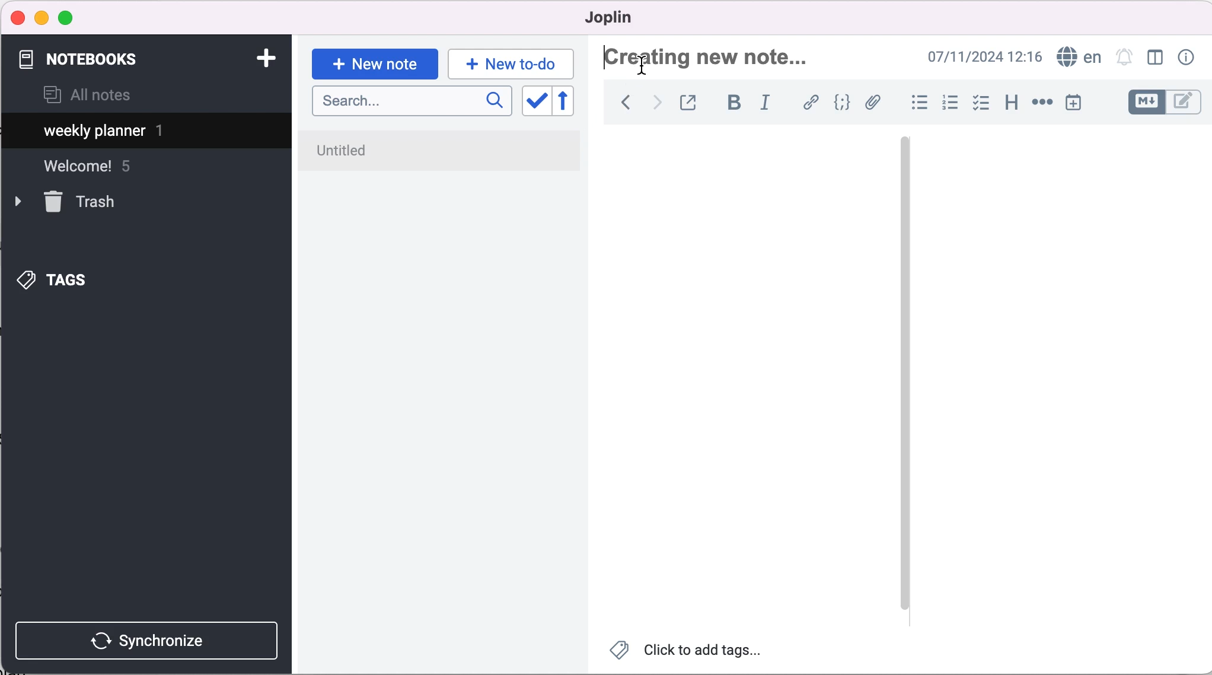 Image resolution: width=1212 pixels, height=675 pixels. Describe the element at coordinates (1158, 59) in the screenshot. I see `toggle editor layout` at that location.